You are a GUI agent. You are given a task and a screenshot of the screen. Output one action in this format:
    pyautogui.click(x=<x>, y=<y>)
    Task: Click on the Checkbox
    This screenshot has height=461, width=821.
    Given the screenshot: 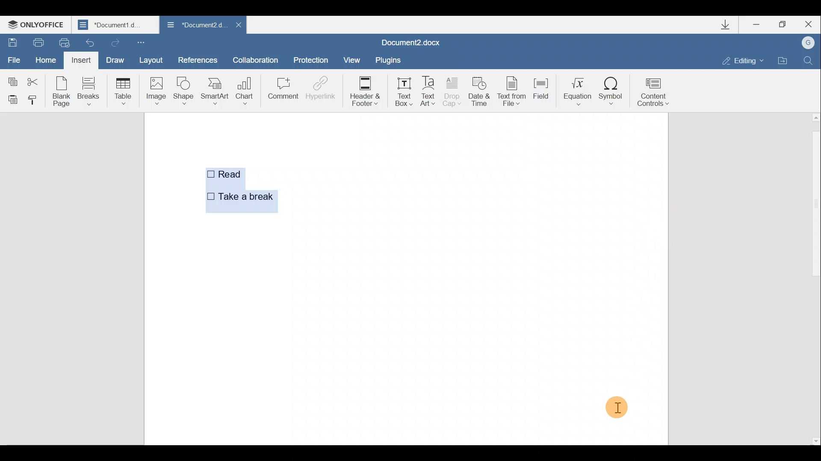 What is the action you would take?
    pyautogui.click(x=208, y=196)
    